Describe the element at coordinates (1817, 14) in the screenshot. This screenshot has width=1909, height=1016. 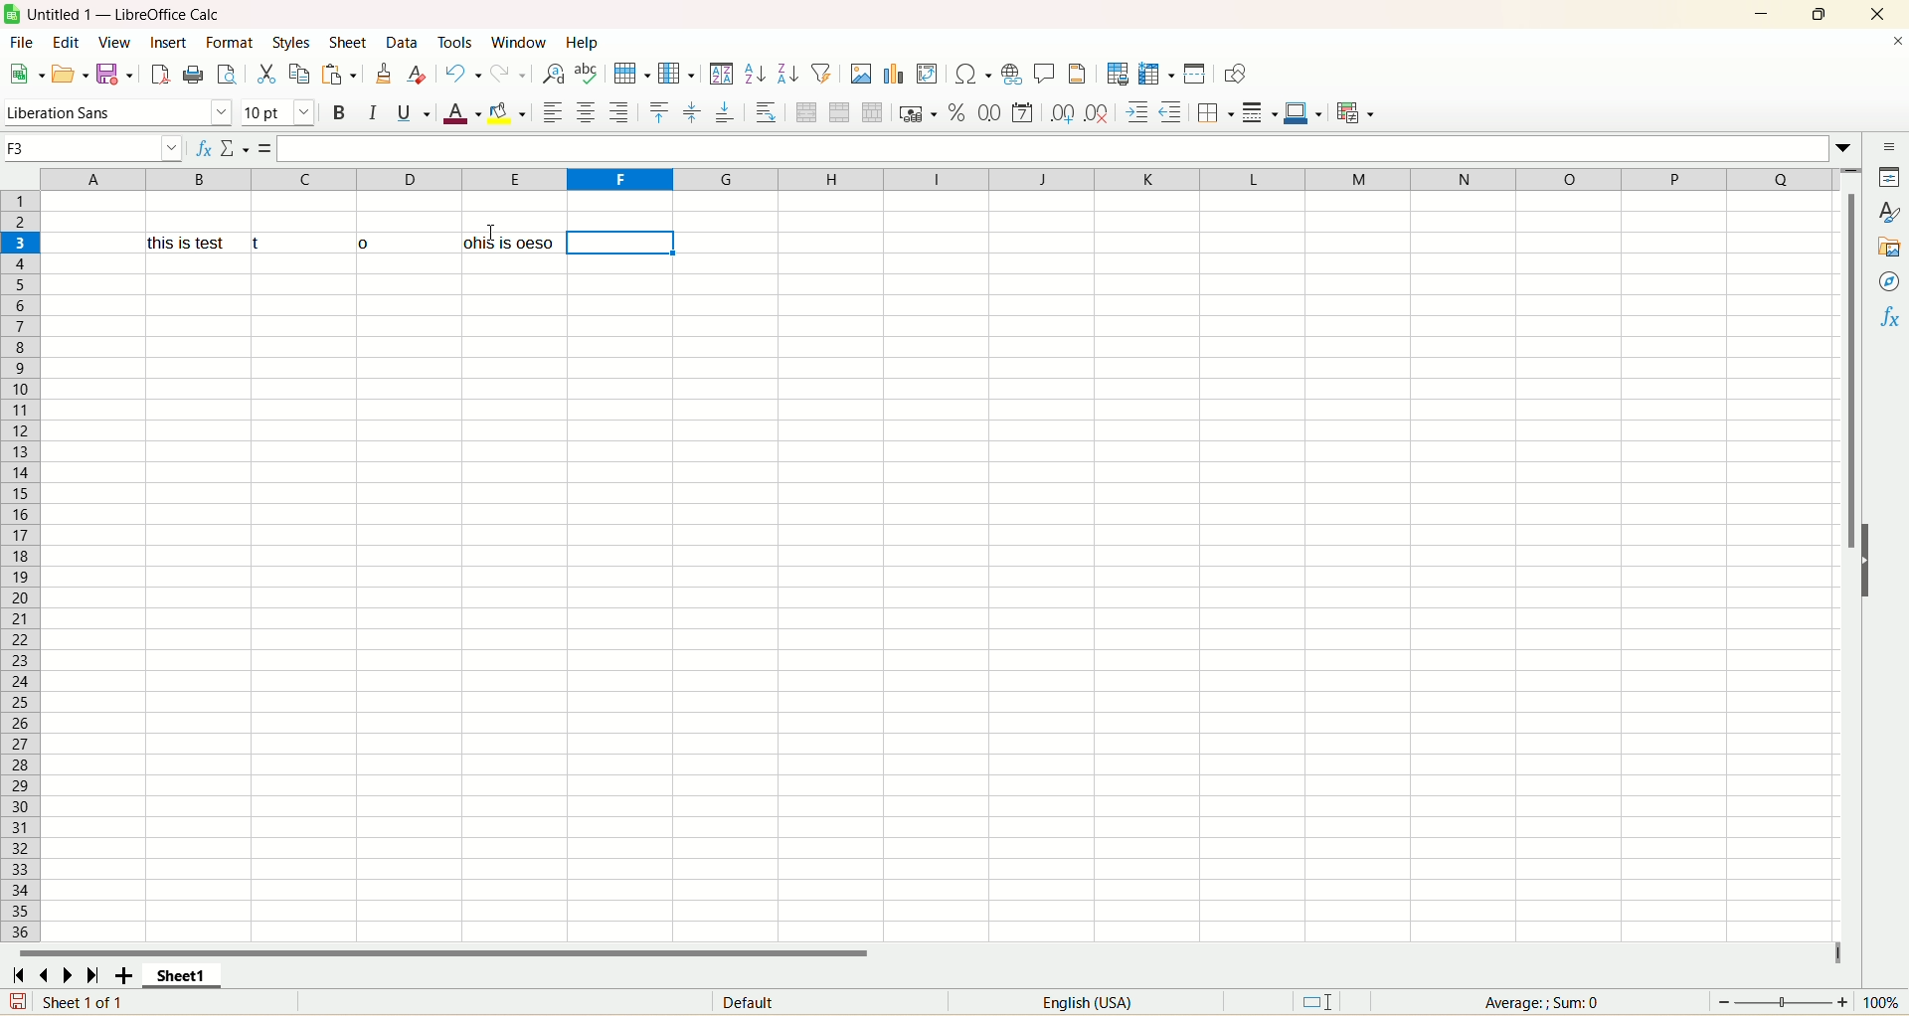
I see `maximize` at that location.